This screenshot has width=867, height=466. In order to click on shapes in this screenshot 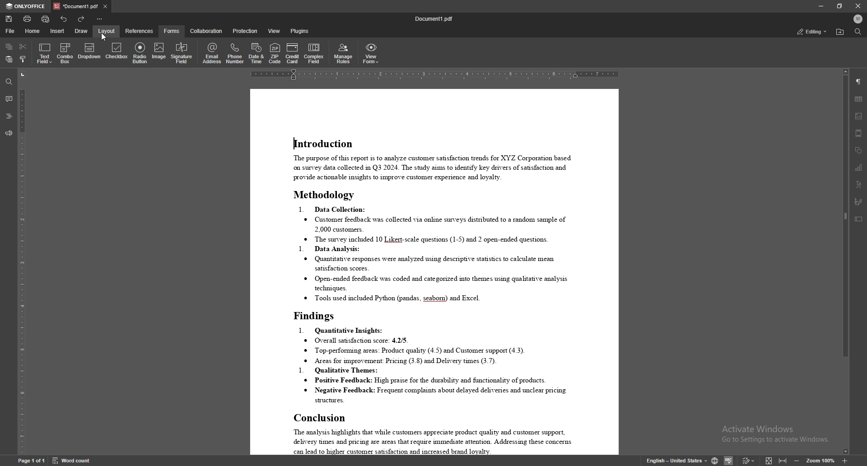, I will do `click(859, 150)`.